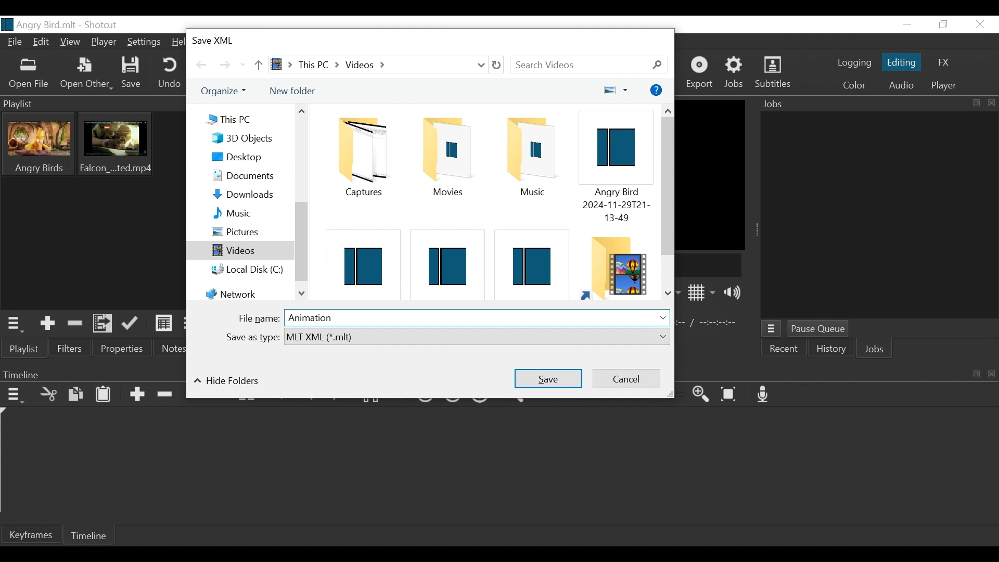 Image resolution: width=999 pixels, height=562 pixels. What do you see at coordinates (942, 87) in the screenshot?
I see `Player` at bounding box center [942, 87].